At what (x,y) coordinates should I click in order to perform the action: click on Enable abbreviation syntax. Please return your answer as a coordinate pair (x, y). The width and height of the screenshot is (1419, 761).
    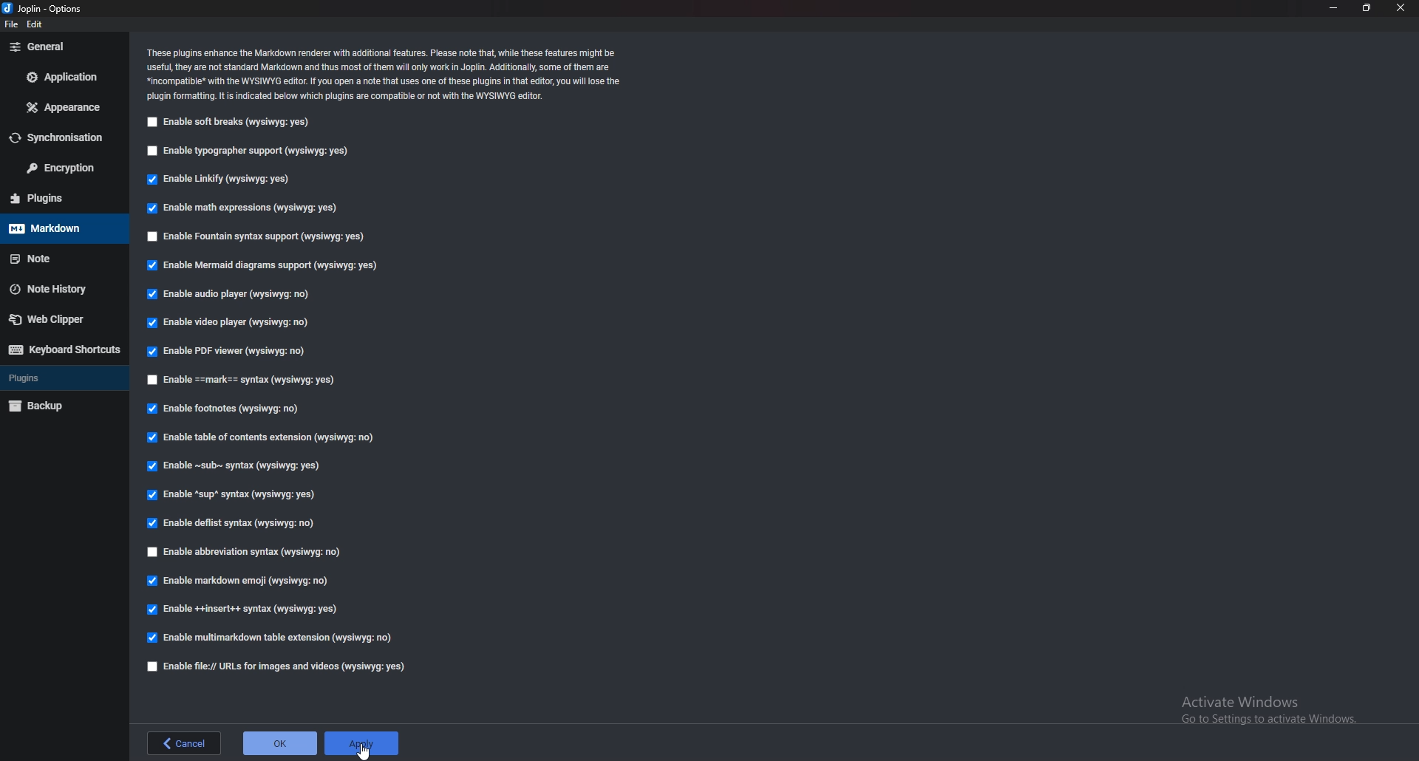
    Looking at the image, I should click on (269, 551).